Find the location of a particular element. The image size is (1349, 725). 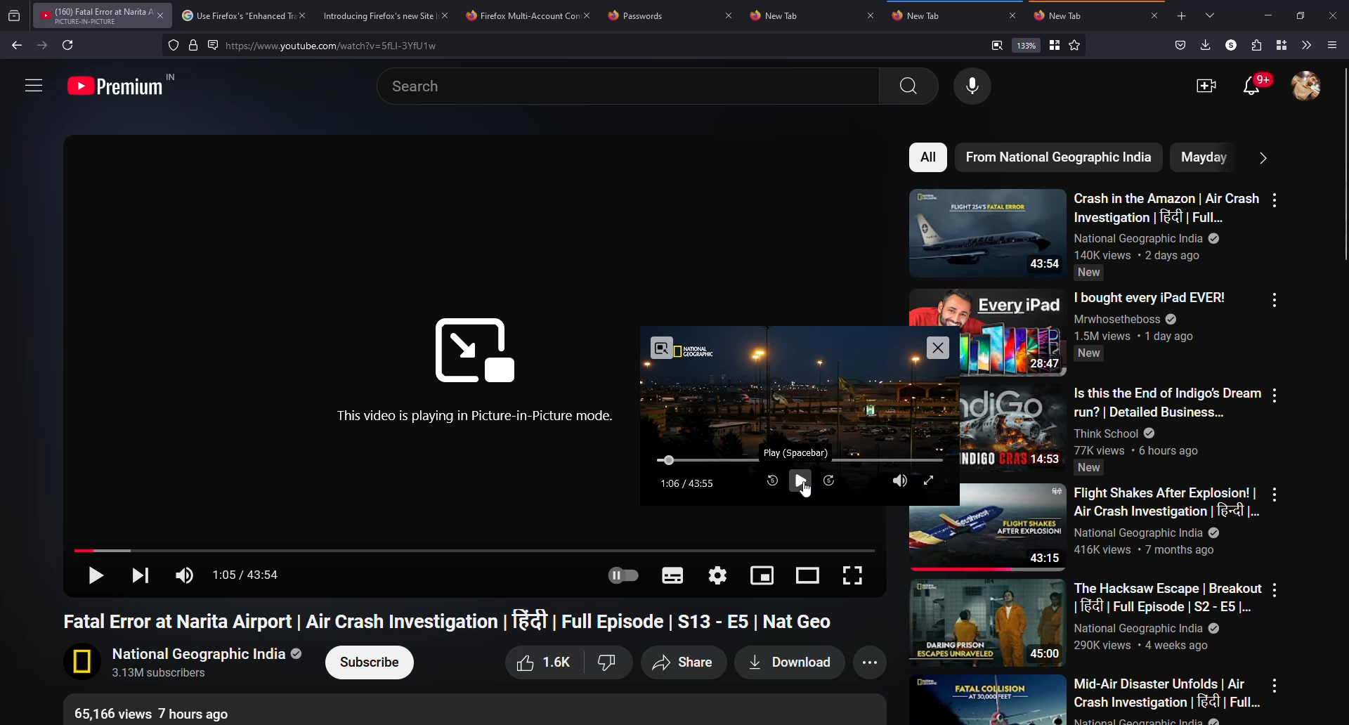

Logo of picture-in-picture mode is located at coordinates (474, 351).